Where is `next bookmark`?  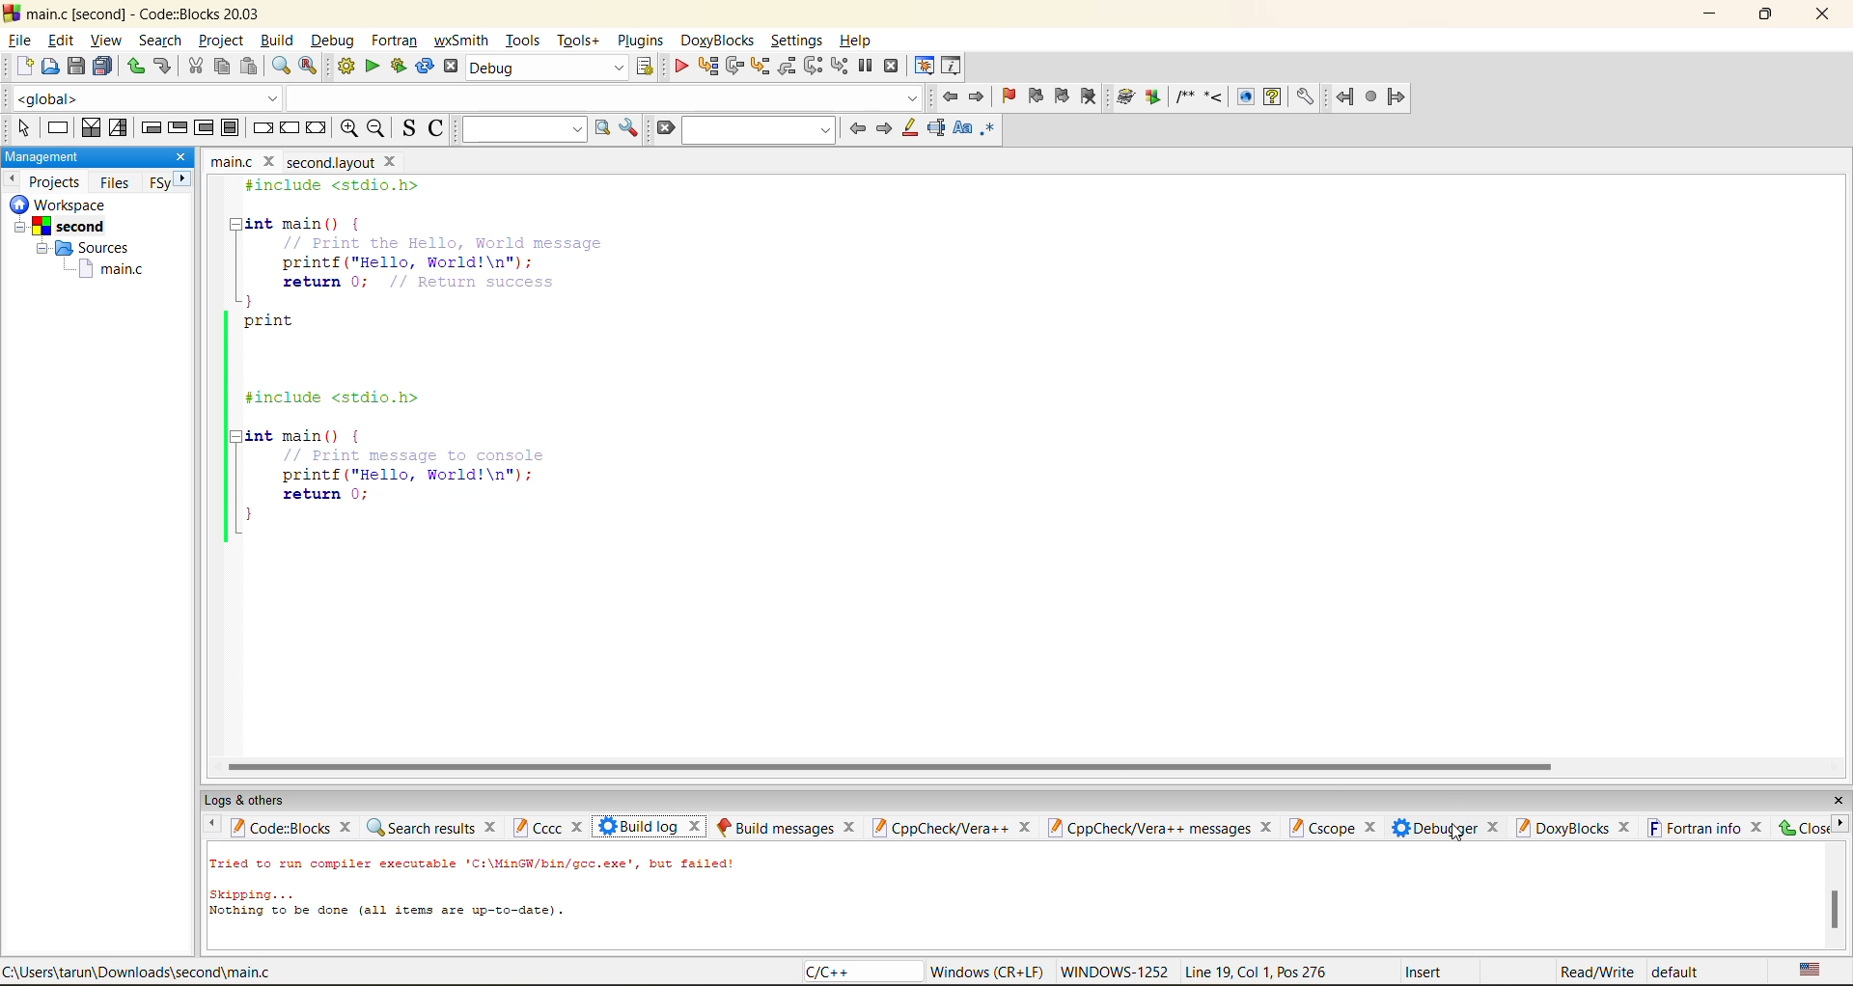
next bookmark is located at coordinates (1064, 101).